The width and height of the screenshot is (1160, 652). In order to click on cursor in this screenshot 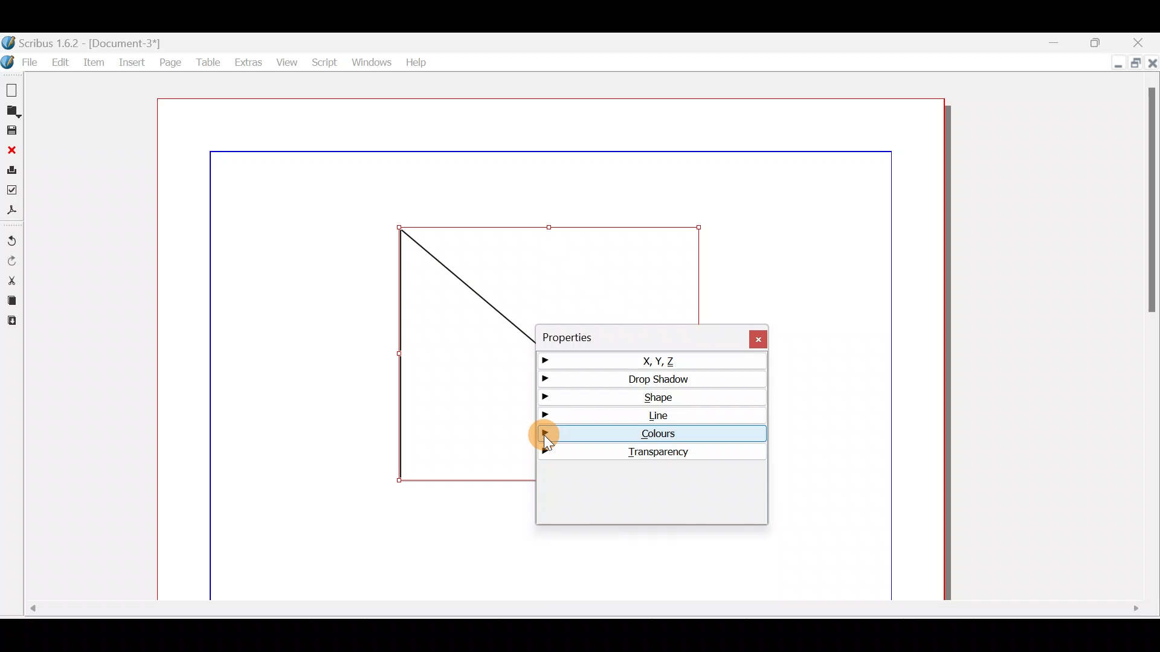, I will do `click(543, 442)`.